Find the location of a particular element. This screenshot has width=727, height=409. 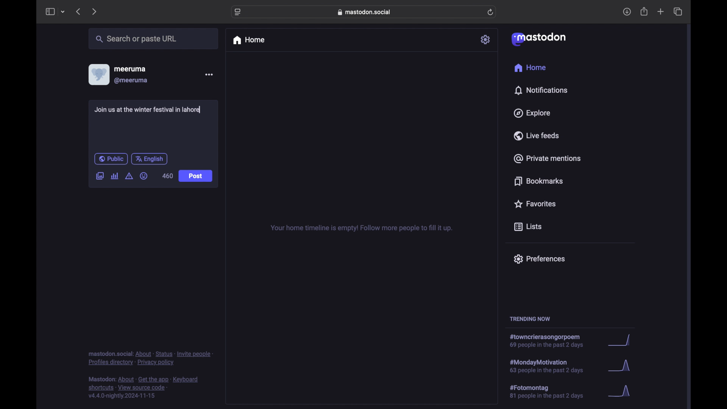

sidebar is located at coordinates (50, 11).